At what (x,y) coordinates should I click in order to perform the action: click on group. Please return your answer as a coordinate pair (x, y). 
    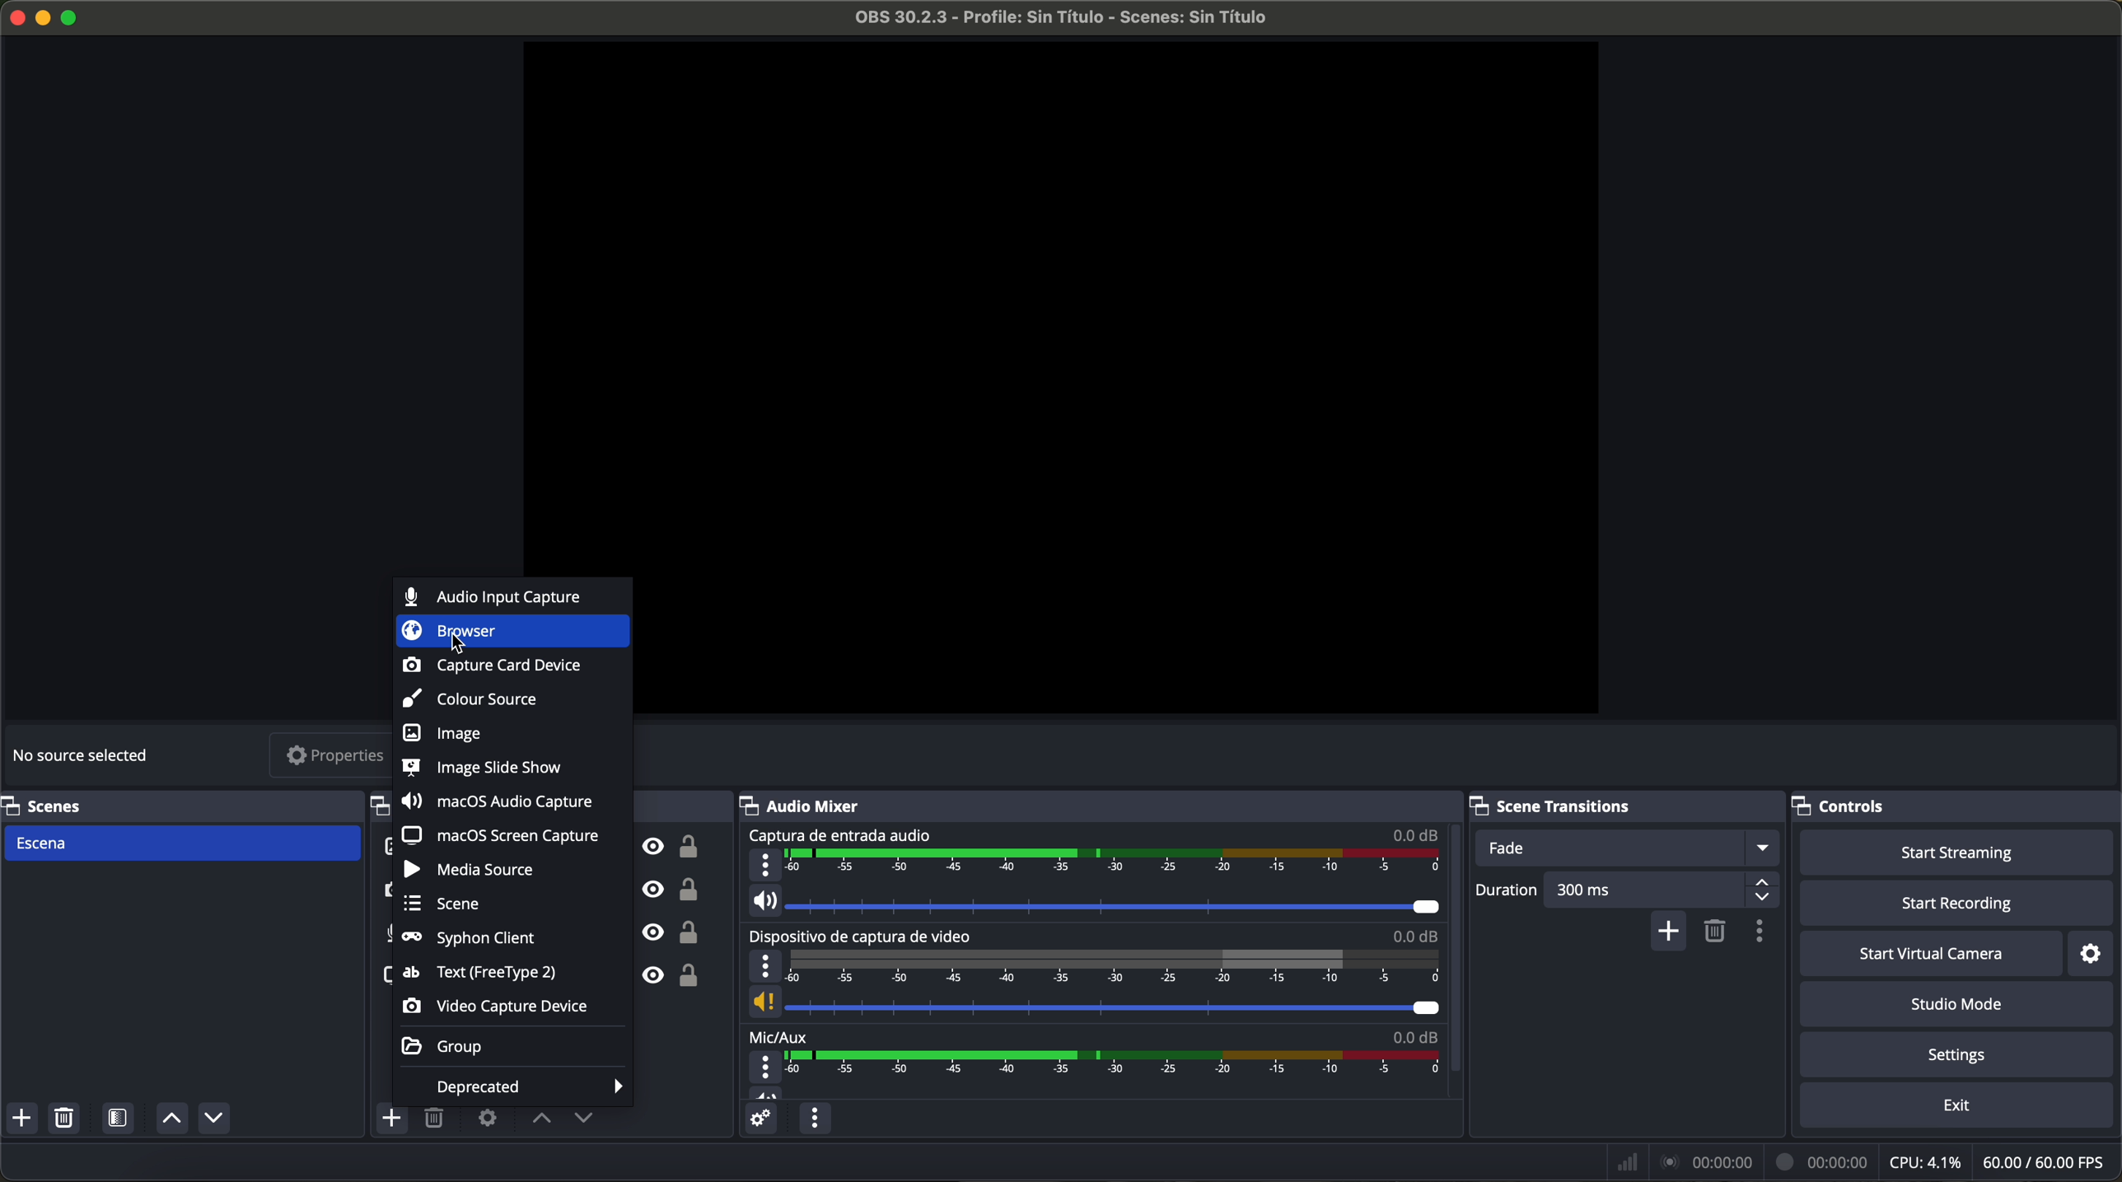
    Looking at the image, I should click on (442, 1047).